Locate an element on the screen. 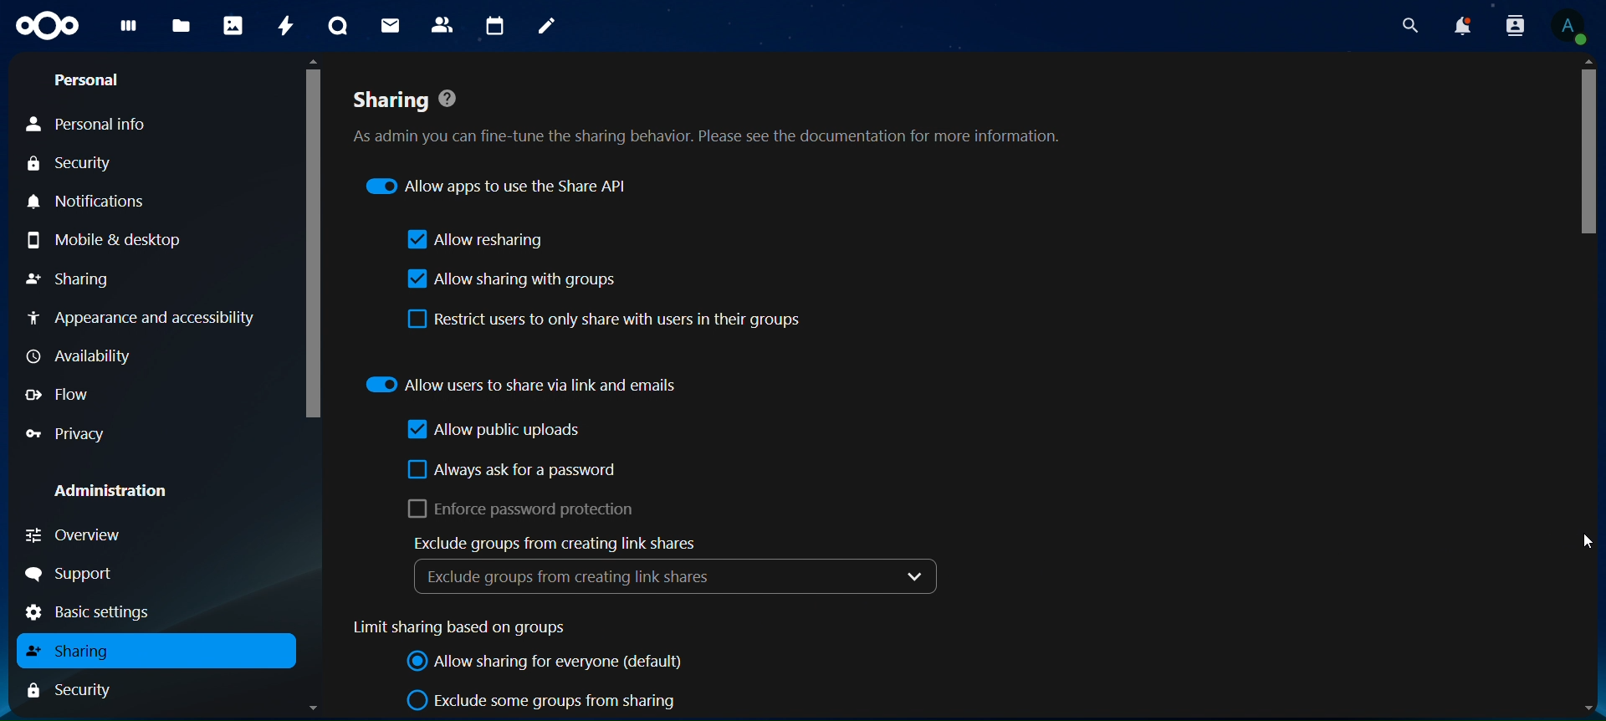  allow users to share via link and emails is located at coordinates (530, 382).